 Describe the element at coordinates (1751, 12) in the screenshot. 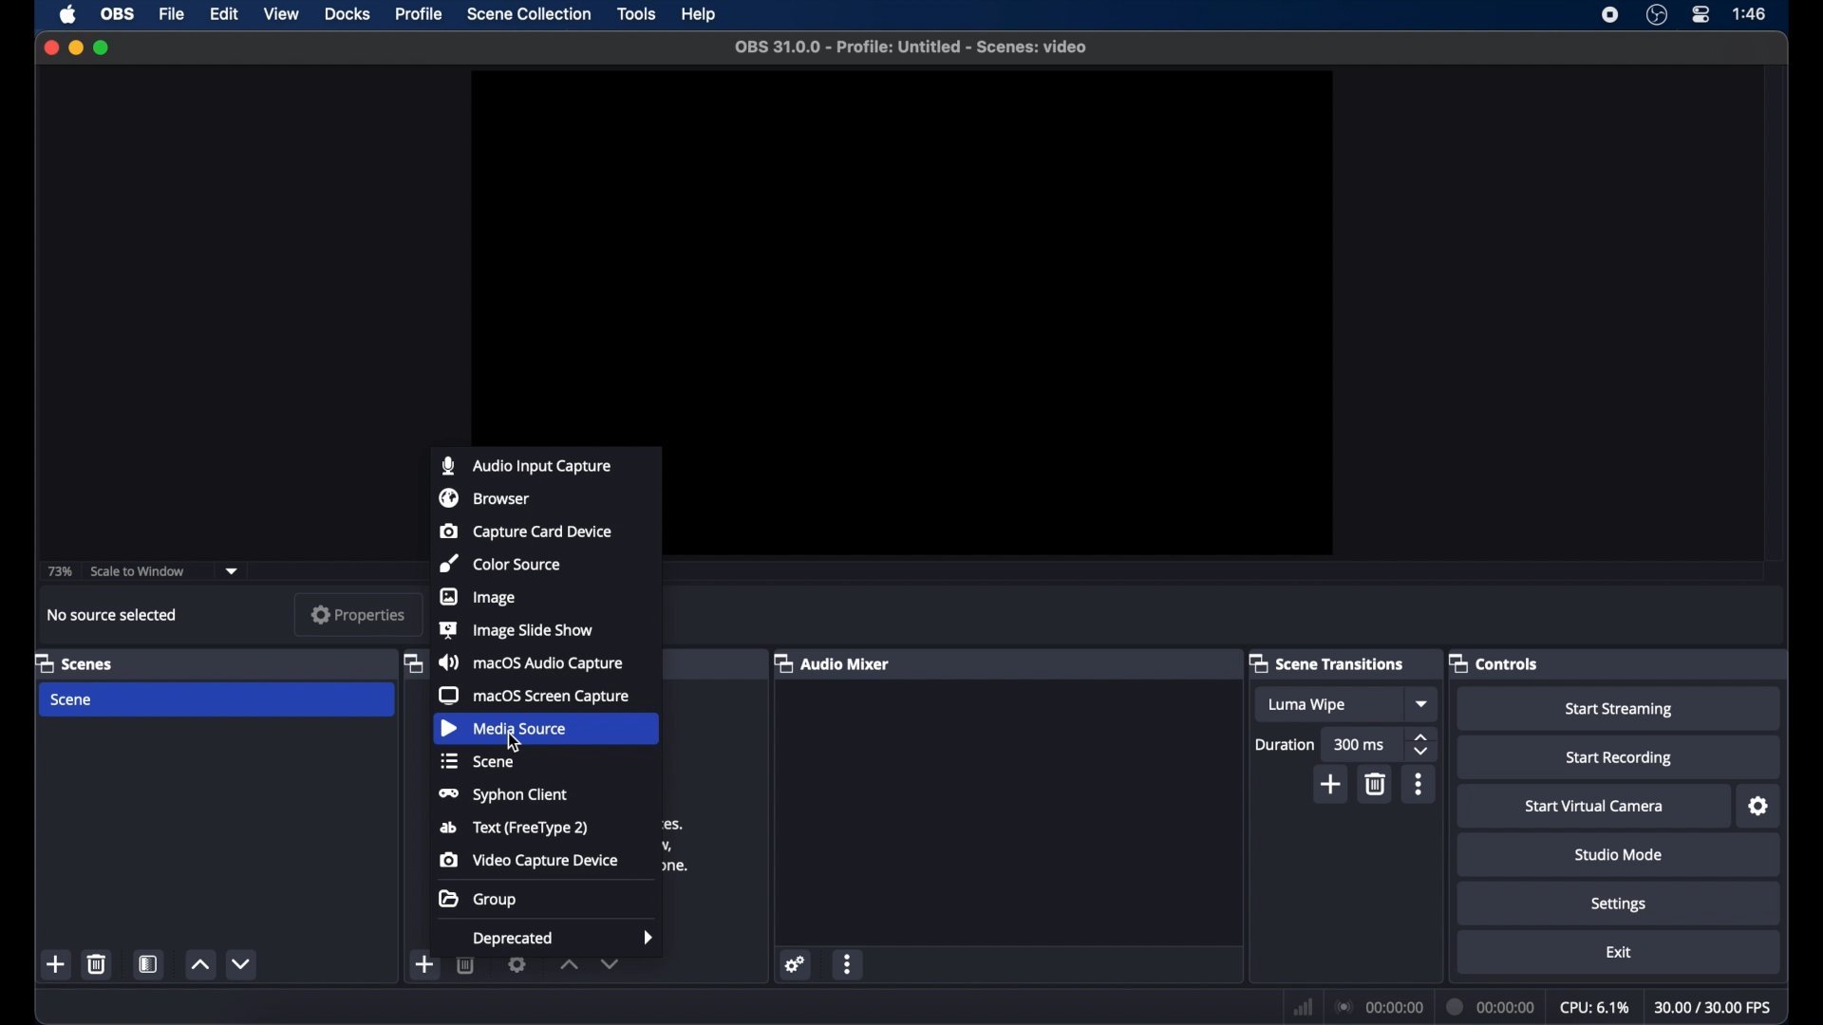

I see `time` at that location.